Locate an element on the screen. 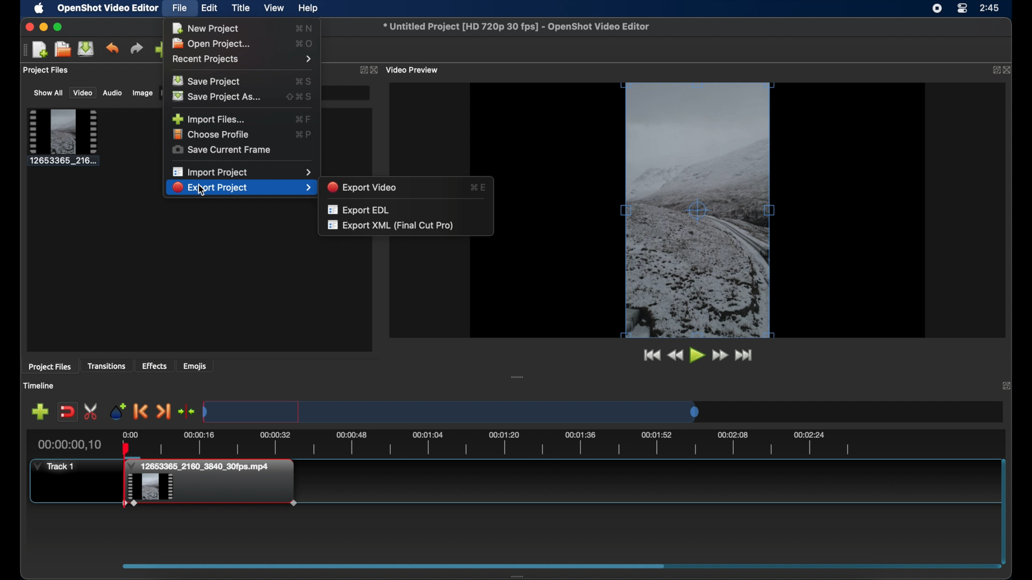  maximize is located at coordinates (59, 27).